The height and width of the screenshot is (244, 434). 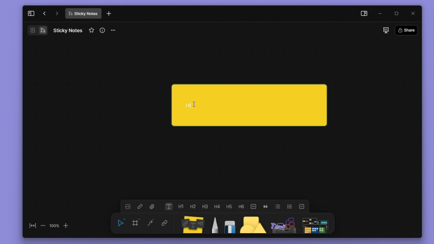 What do you see at coordinates (68, 225) in the screenshot?
I see `zoom in` at bounding box center [68, 225].